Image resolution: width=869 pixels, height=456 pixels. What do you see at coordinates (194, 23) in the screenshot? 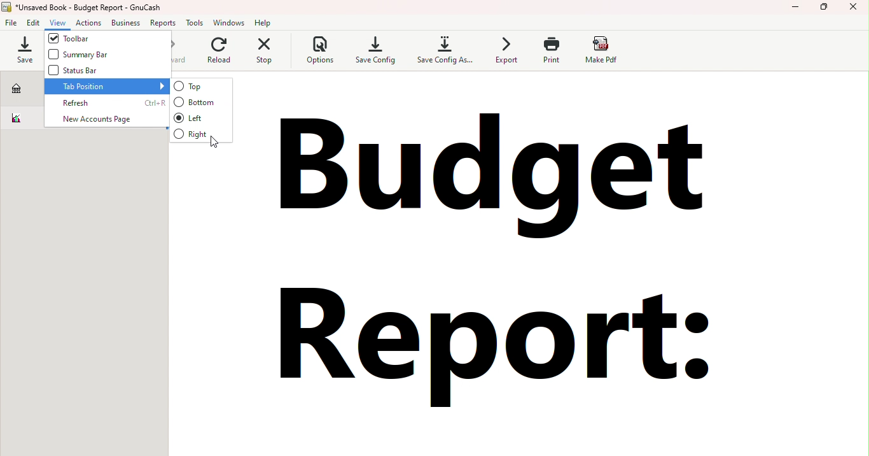
I see `Tools` at bounding box center [194, 23].